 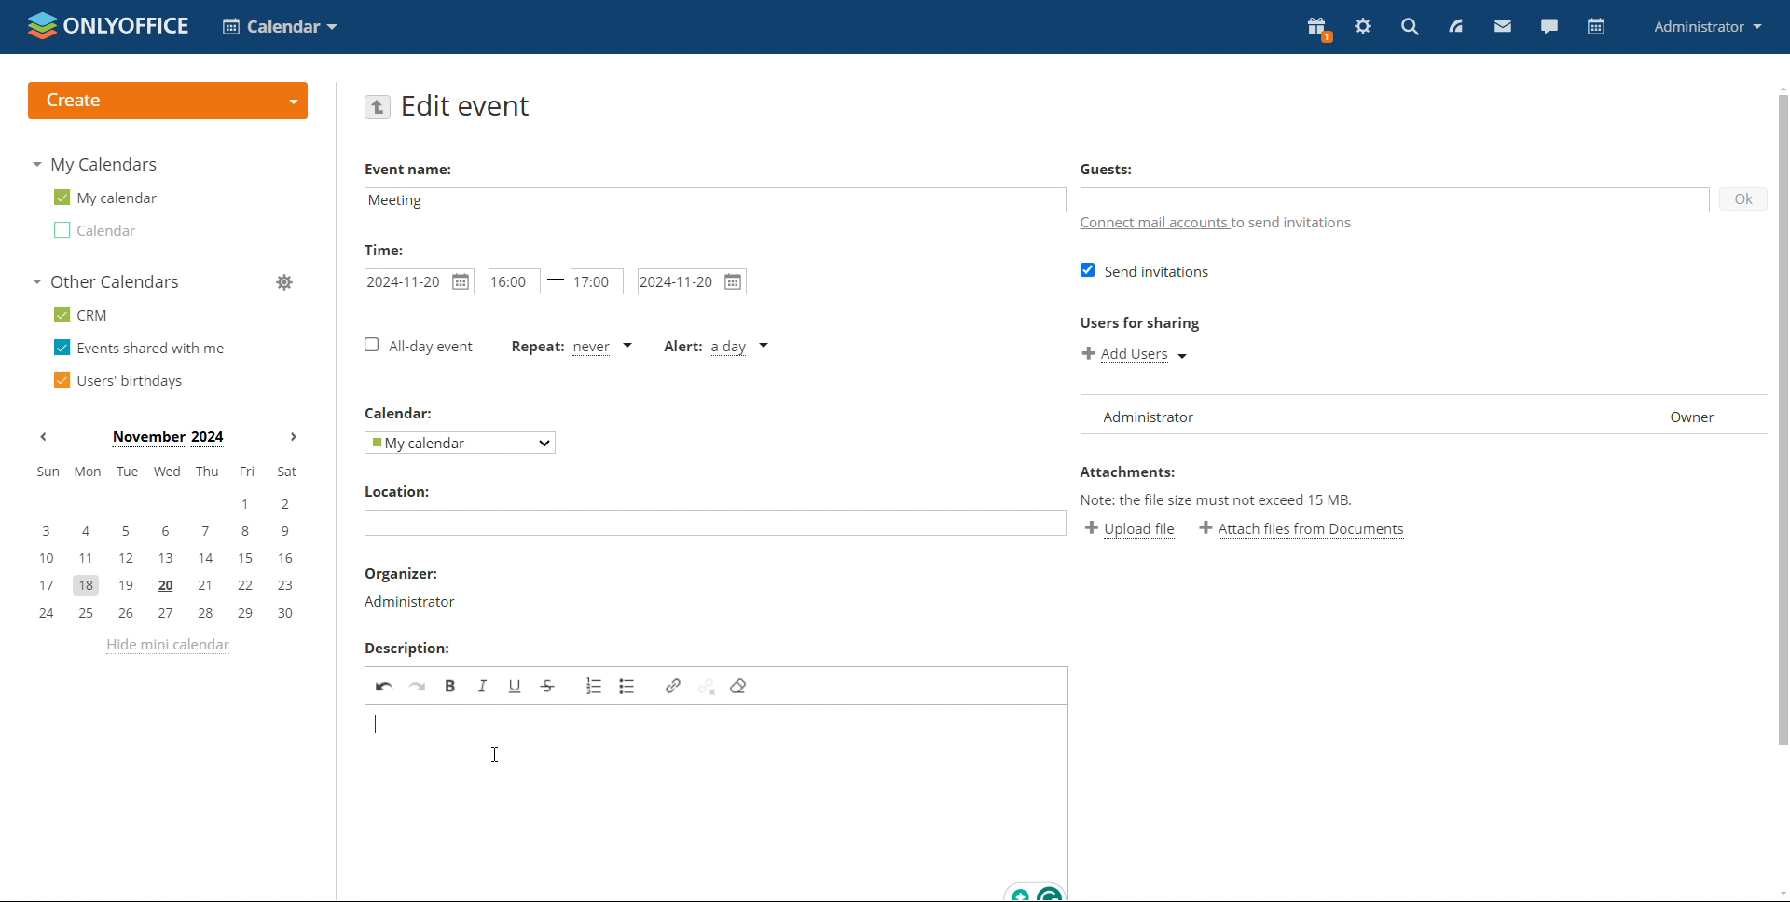 What do you see at coordinates (715, 199) in the screenshot?
I see `add event name` at bounding box center [715, 199].